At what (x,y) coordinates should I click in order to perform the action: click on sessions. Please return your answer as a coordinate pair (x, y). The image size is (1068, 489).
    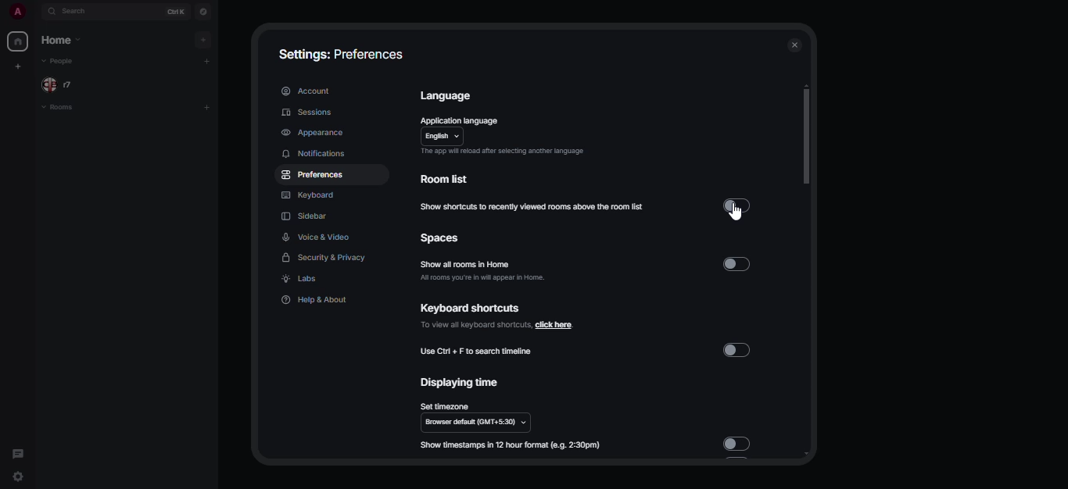
    Looking at the image, I should click on (307, 112).